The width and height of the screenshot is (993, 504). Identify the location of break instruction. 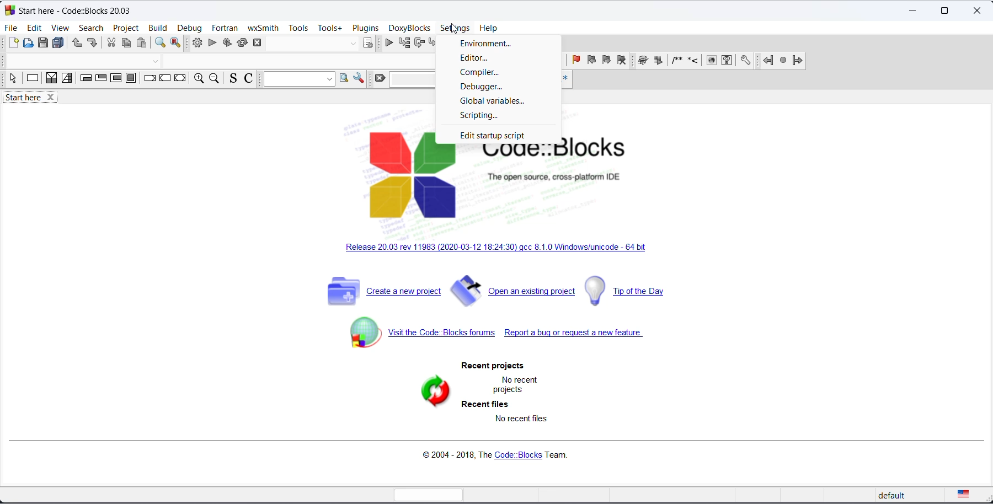
(151, 78).